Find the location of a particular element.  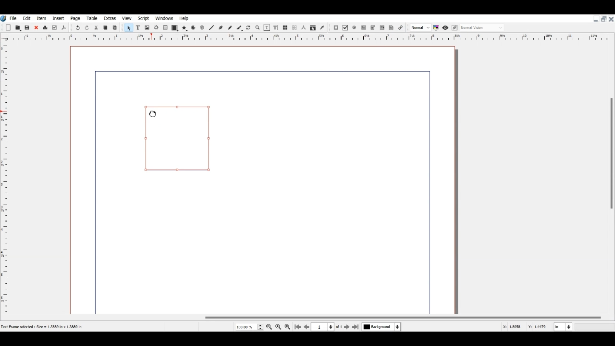

Link Annotation is located at coordinates (400, 27).